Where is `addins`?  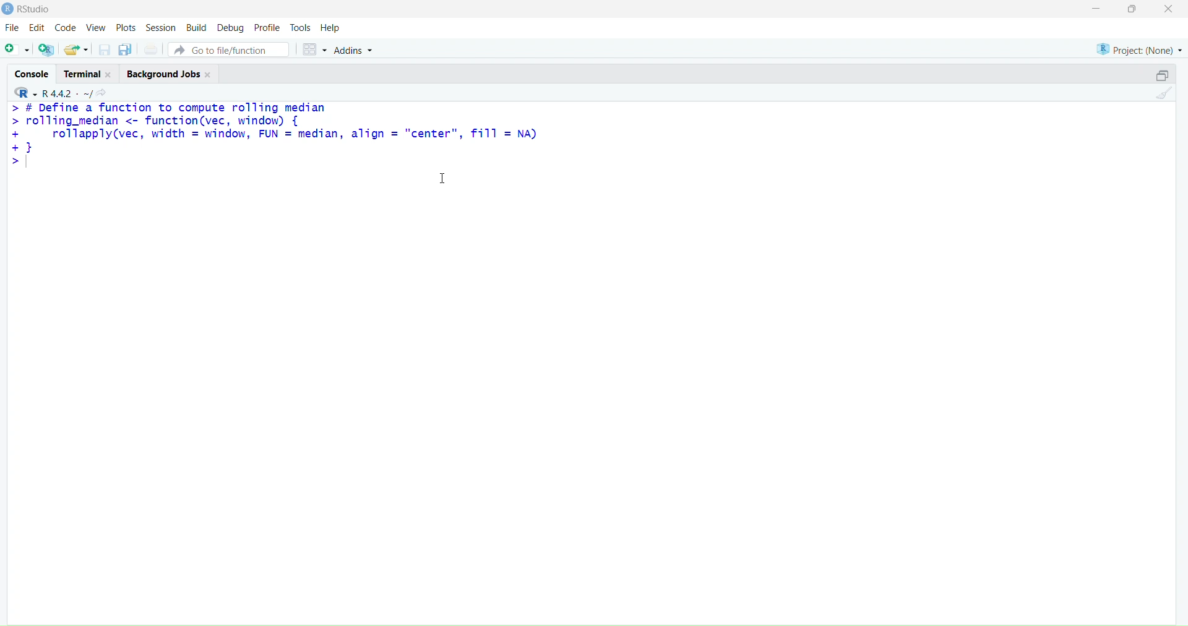 addins is located at coordinates (353, 51).